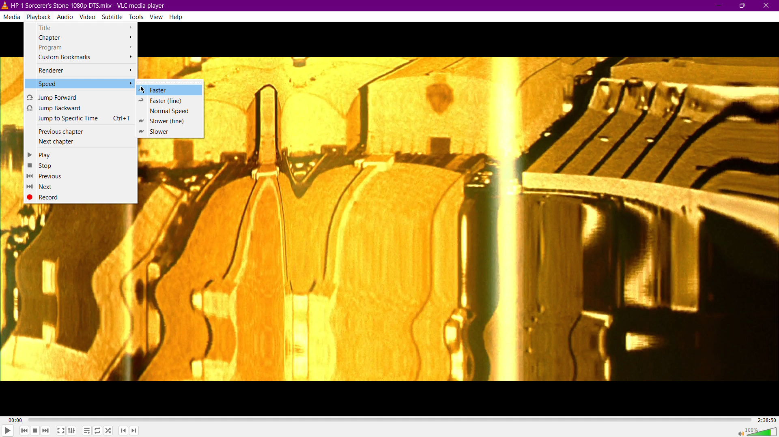  I want to click on Custom Bookmarks, so click(81, 58).